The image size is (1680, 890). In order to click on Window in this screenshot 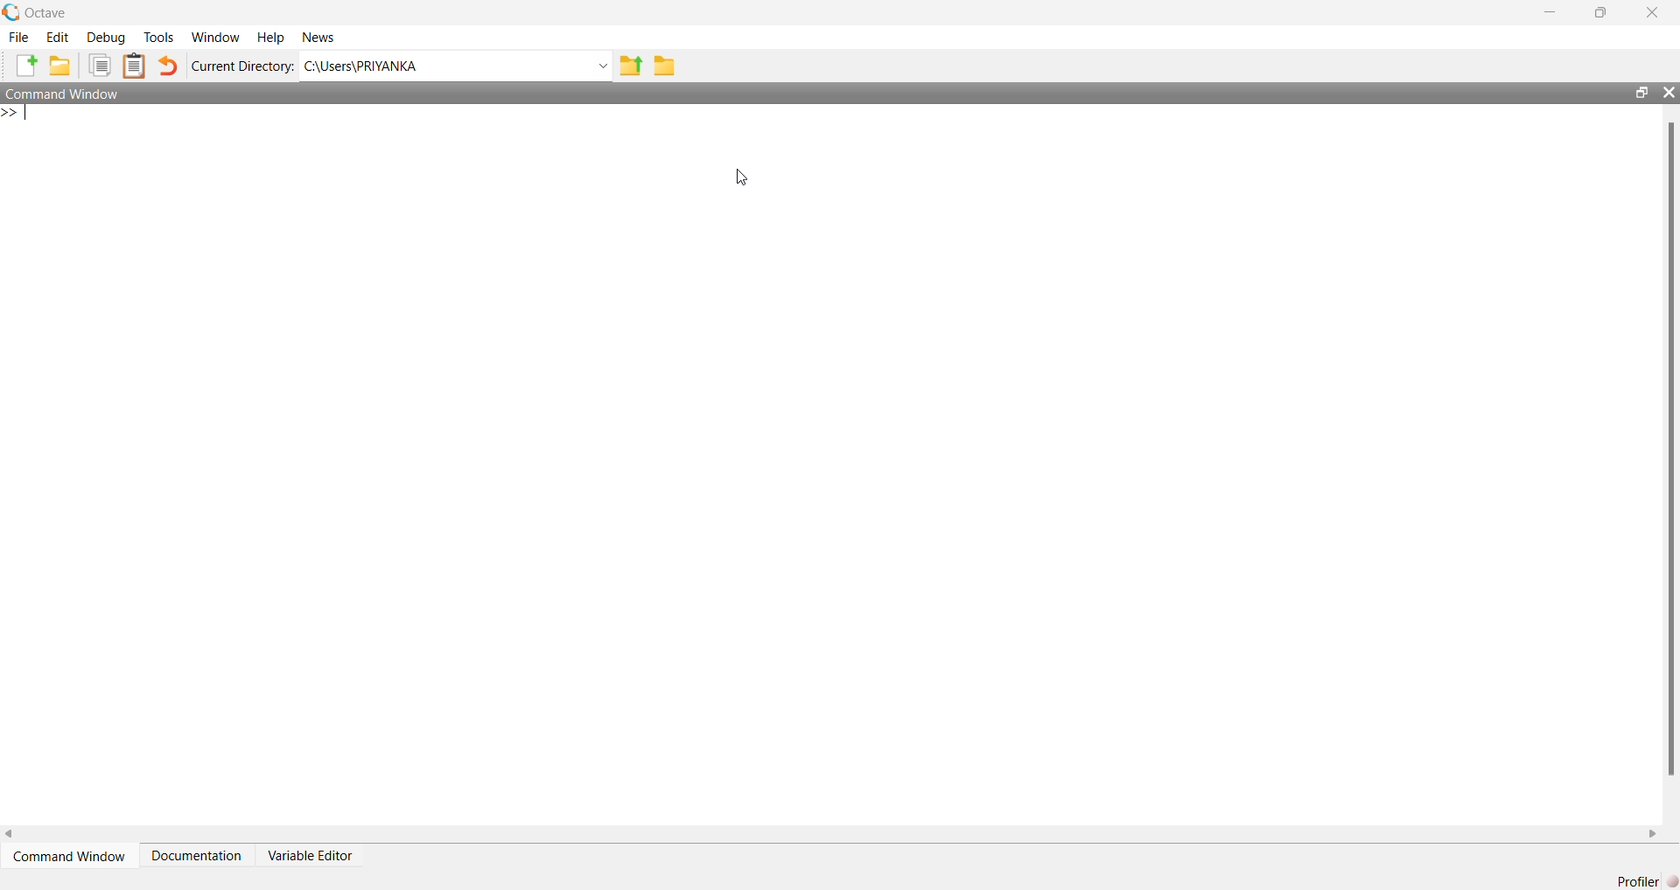, I will do `click(217, 38)`.